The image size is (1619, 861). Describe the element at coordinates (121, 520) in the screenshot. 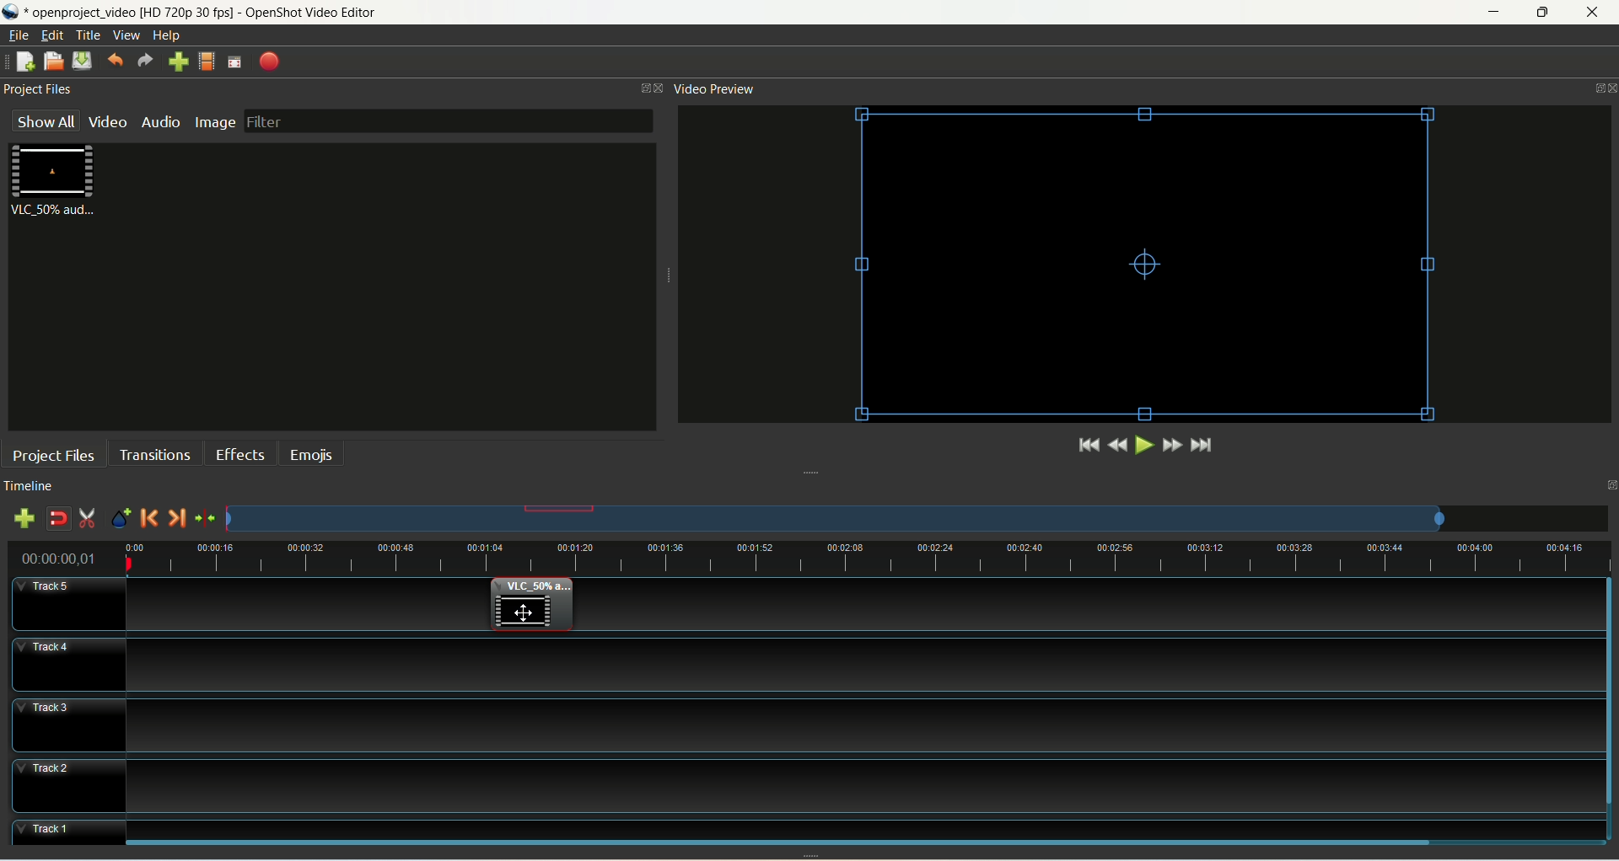

I see `add marker` at that location.